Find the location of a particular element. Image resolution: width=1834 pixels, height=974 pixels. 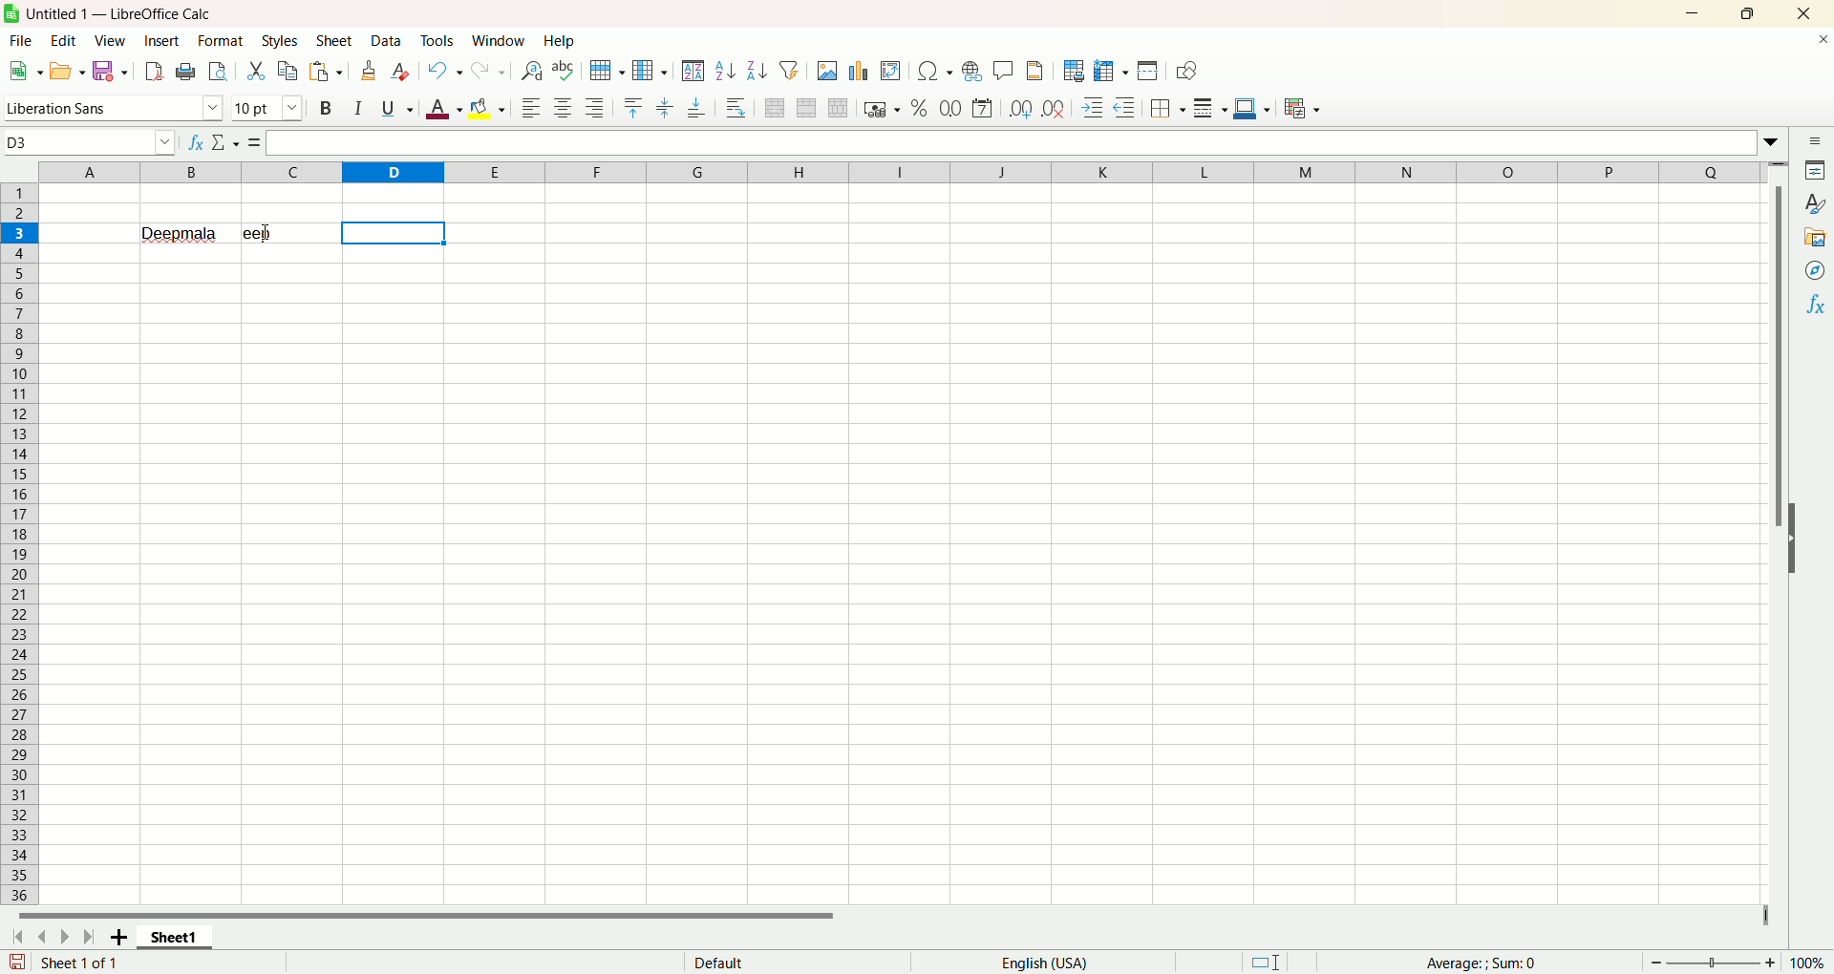

Font name is located at coordinates (116, 107).